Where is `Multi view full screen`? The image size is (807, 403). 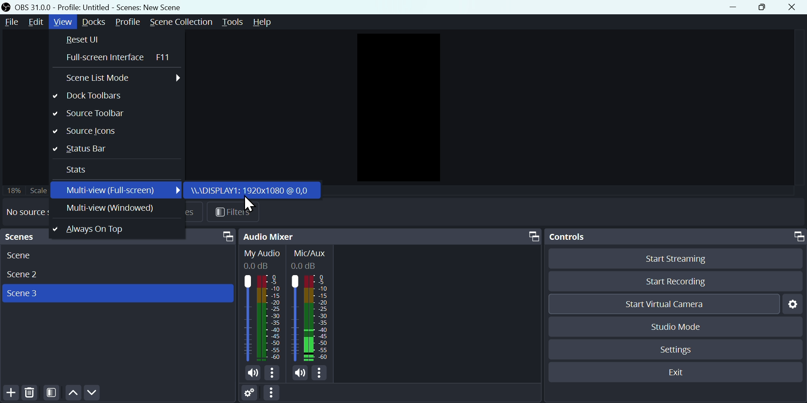
Multi view full screen is located at coordinates (119, 191).